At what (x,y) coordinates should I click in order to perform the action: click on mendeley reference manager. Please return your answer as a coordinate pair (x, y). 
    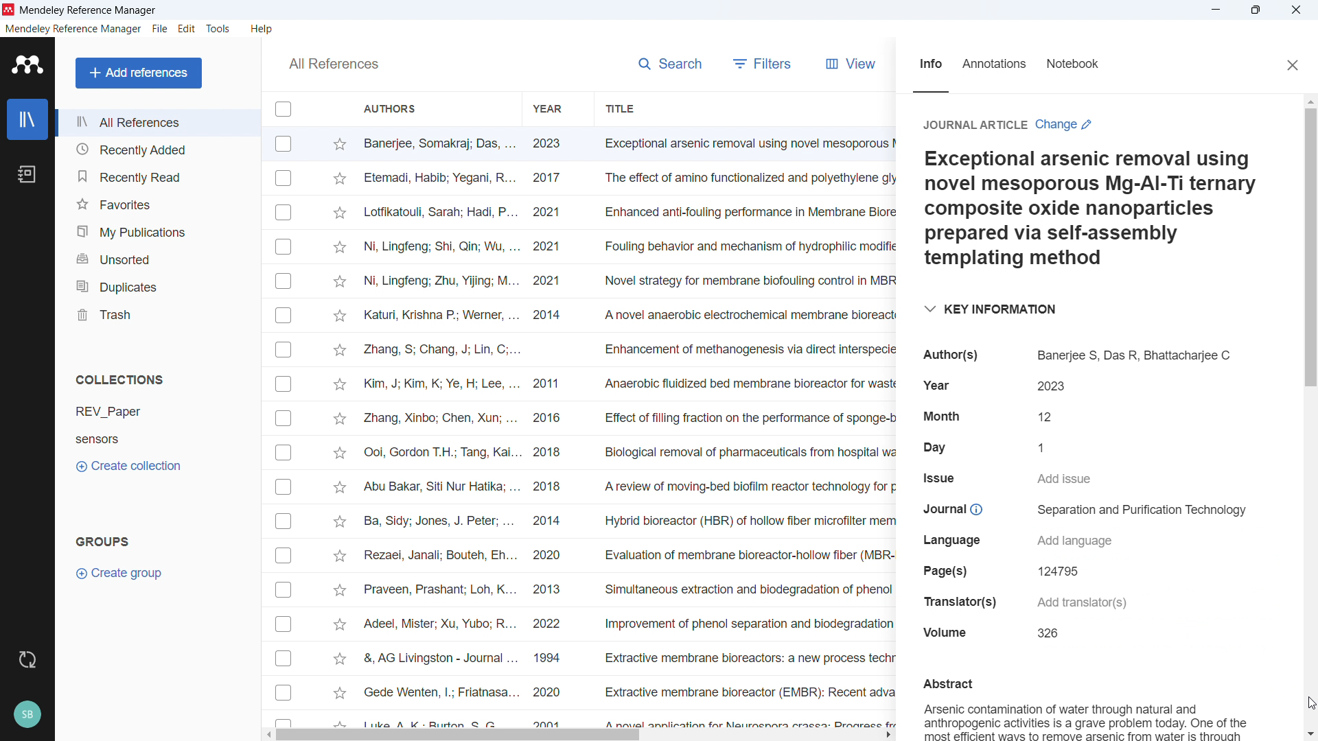
    Looking at the image, I should click on (95, 10).